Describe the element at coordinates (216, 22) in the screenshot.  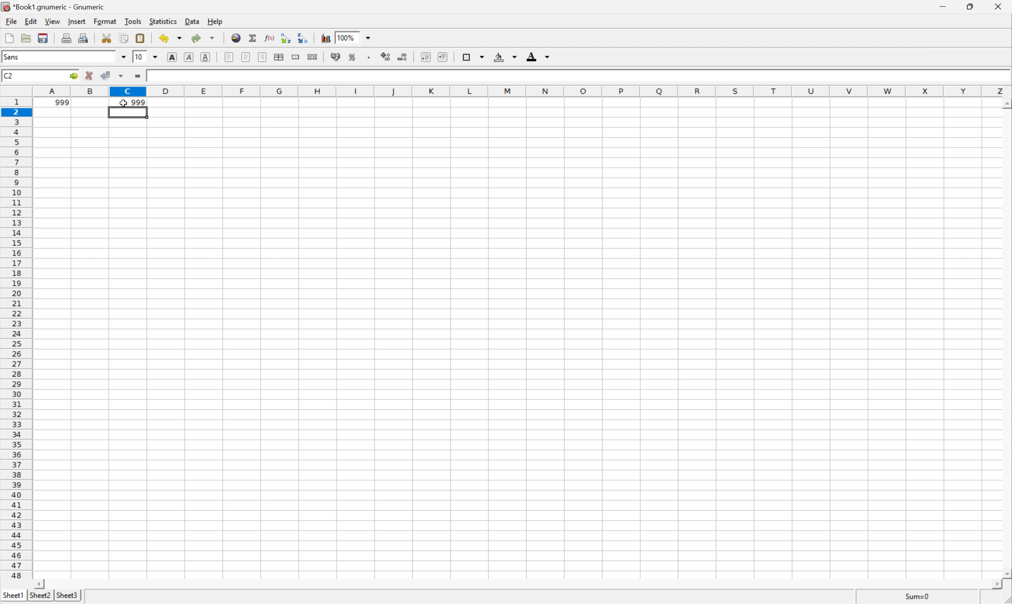
I see `help` at that location.